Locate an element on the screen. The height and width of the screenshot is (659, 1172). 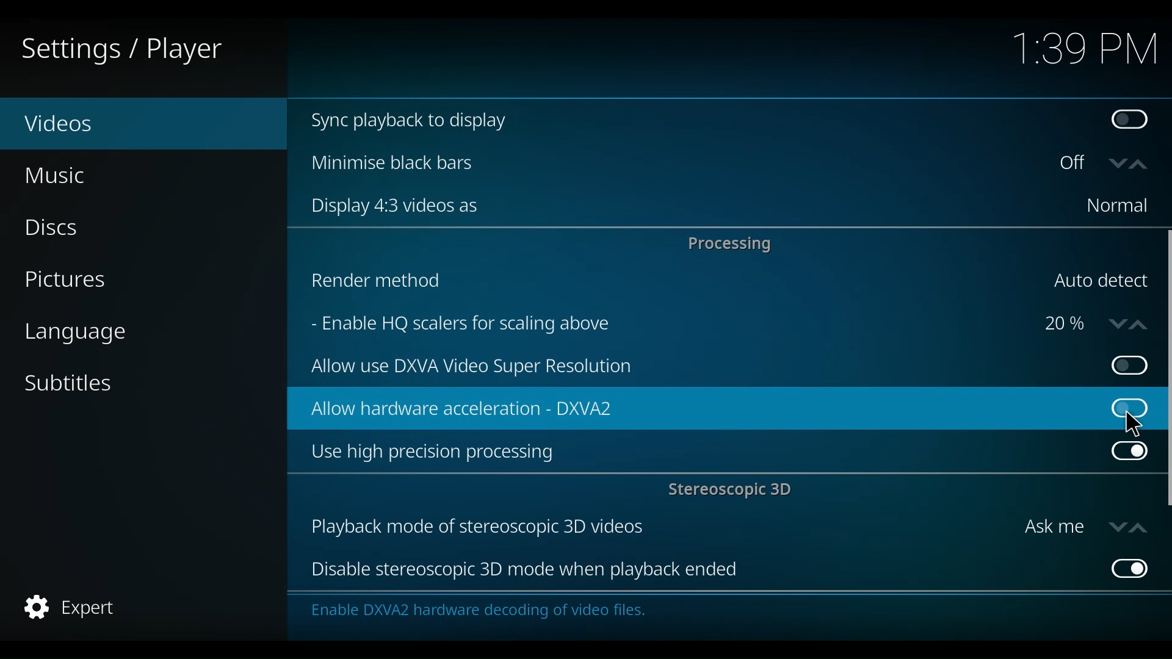
up is located at coordinates (1141, 322).